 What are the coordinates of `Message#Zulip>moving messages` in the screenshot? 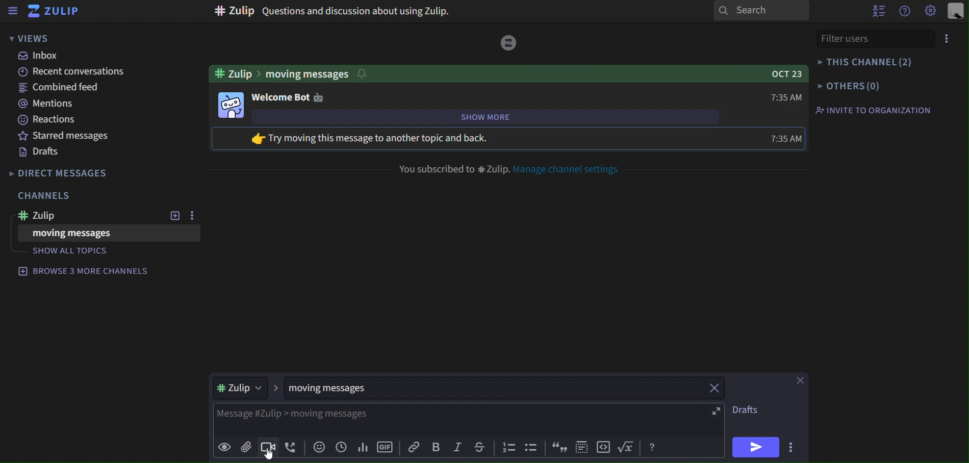 It's located at (290, 415).